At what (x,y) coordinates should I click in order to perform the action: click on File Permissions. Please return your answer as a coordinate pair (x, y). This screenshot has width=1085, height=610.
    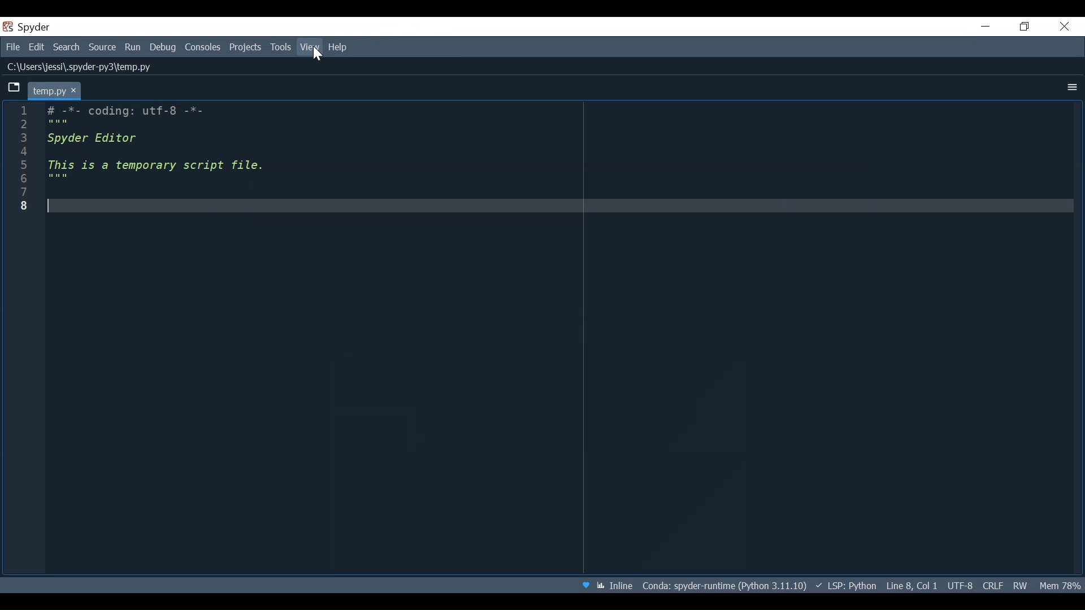
    Looking at the image, I should click on (1021, 586).